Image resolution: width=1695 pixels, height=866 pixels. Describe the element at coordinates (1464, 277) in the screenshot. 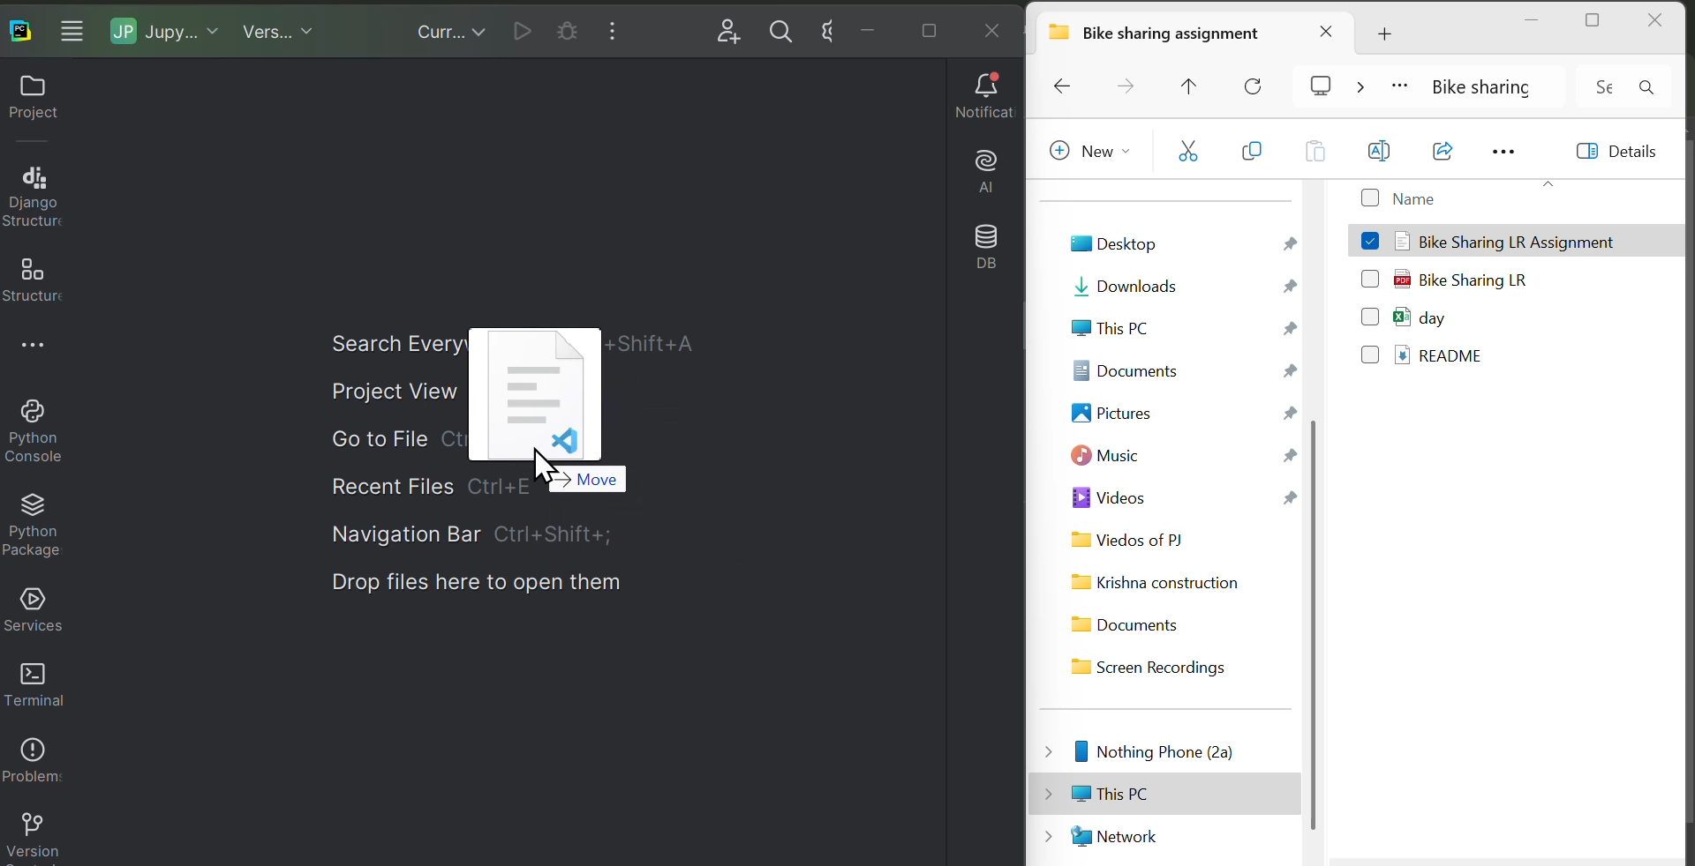

I see `Bike Sharing LR` at that location.